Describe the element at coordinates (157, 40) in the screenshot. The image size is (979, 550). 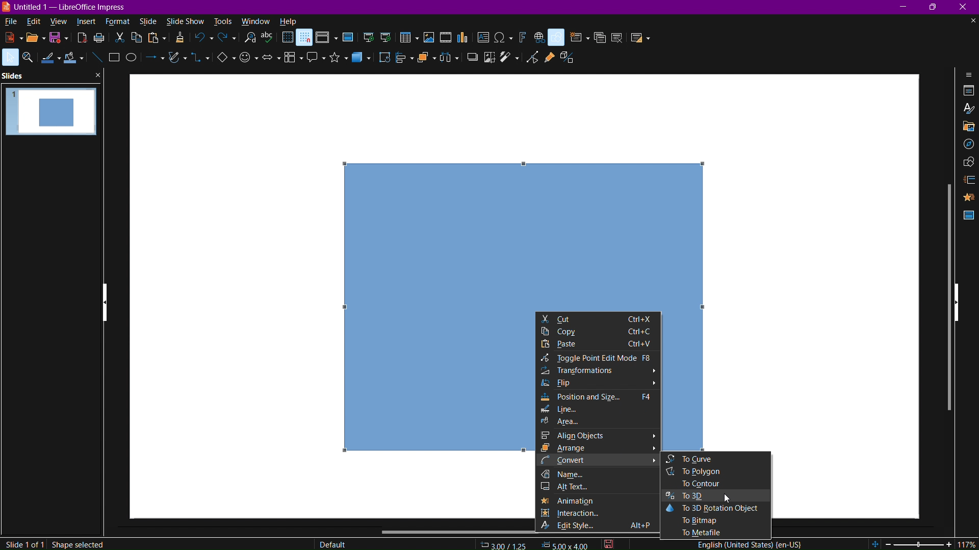
I see `Paste` at that location.